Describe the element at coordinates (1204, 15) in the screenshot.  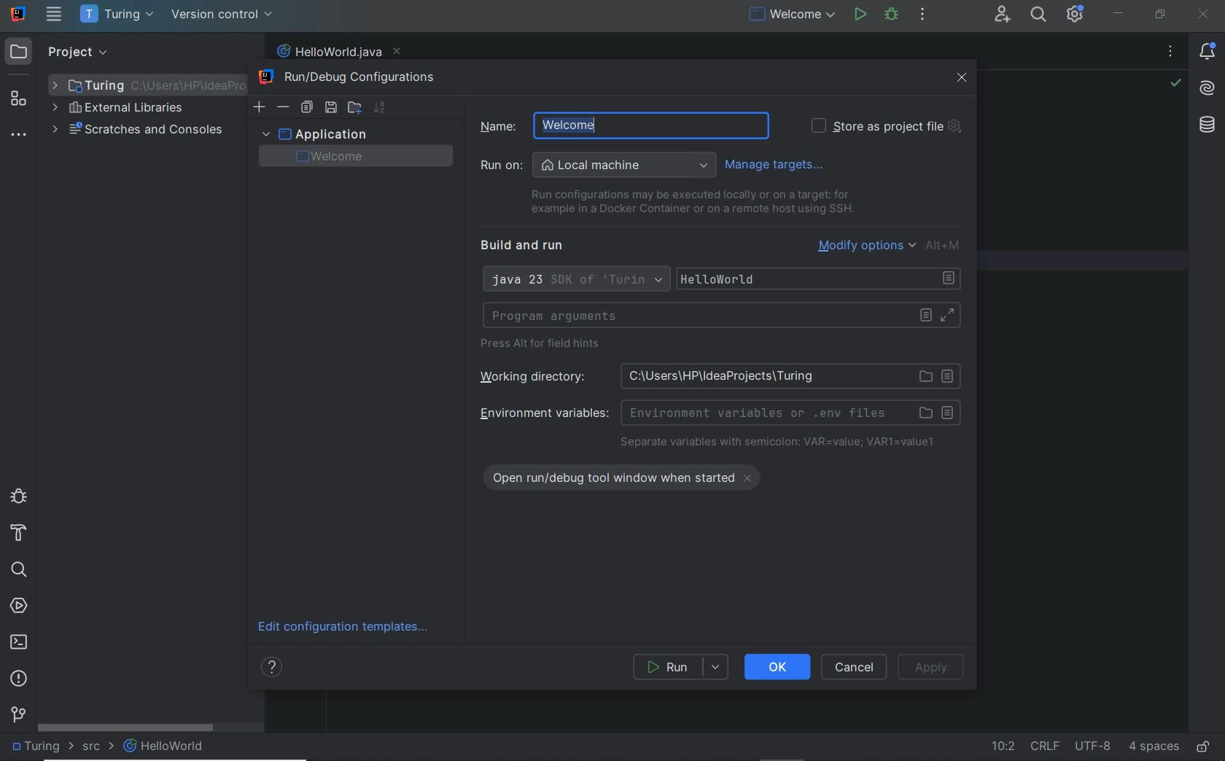
I see `CLOSE` at that location.